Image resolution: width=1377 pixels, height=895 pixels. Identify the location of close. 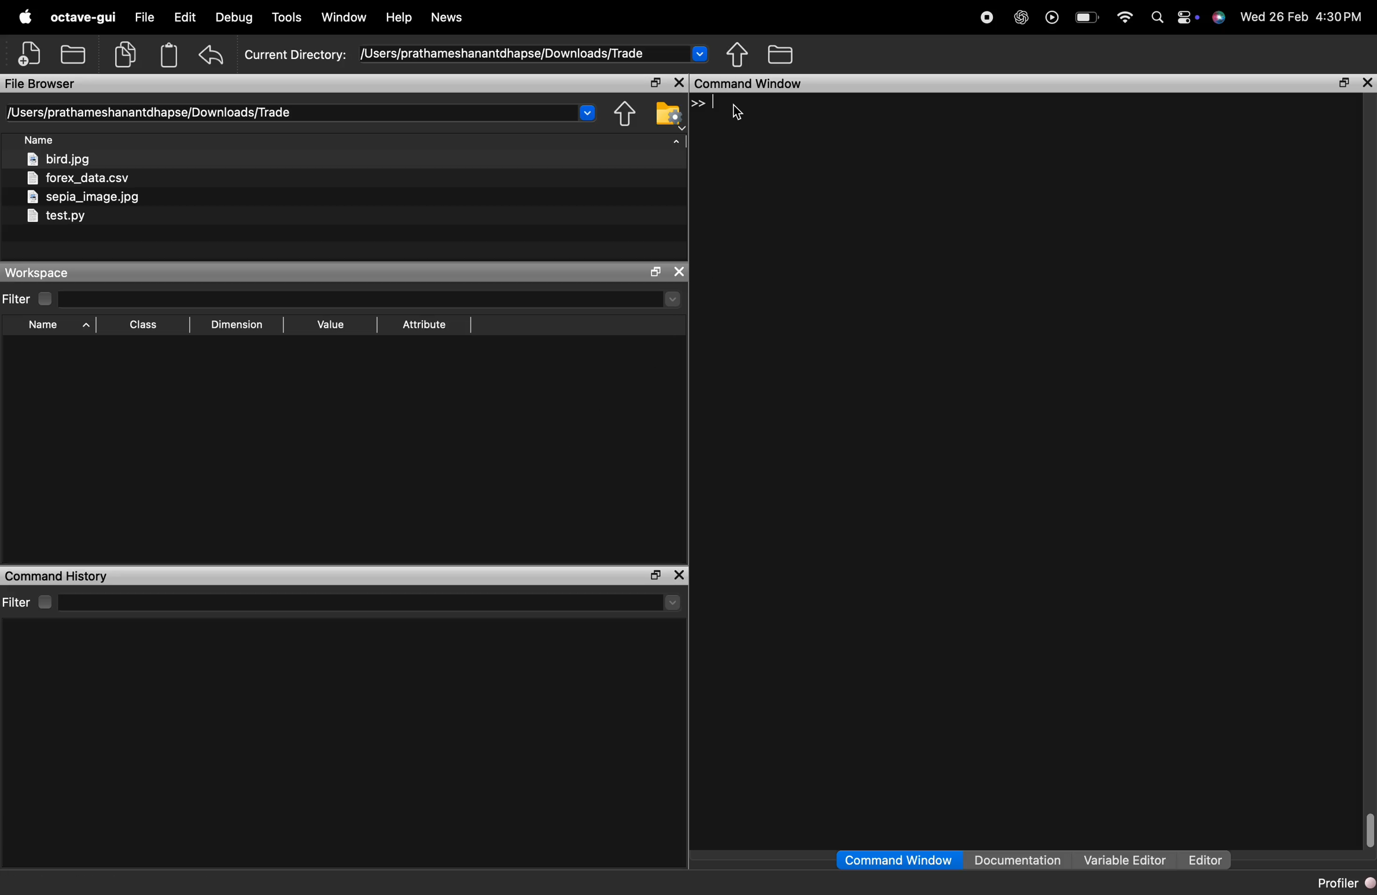
(679, 82).